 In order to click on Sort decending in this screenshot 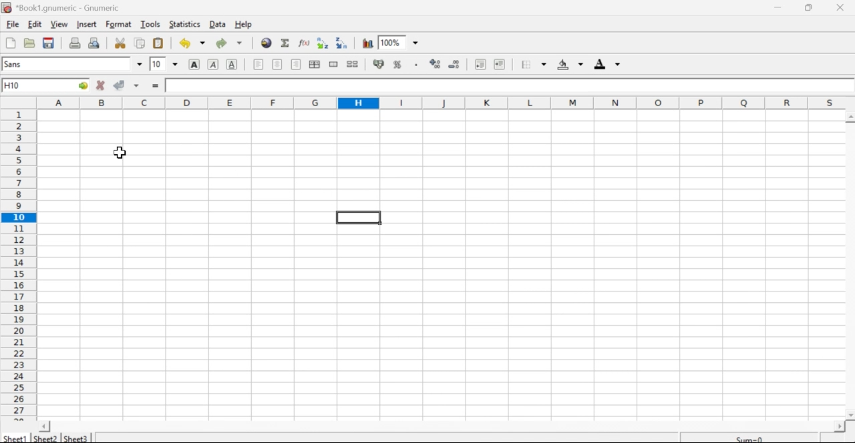, I will do `click(343, 43)`.